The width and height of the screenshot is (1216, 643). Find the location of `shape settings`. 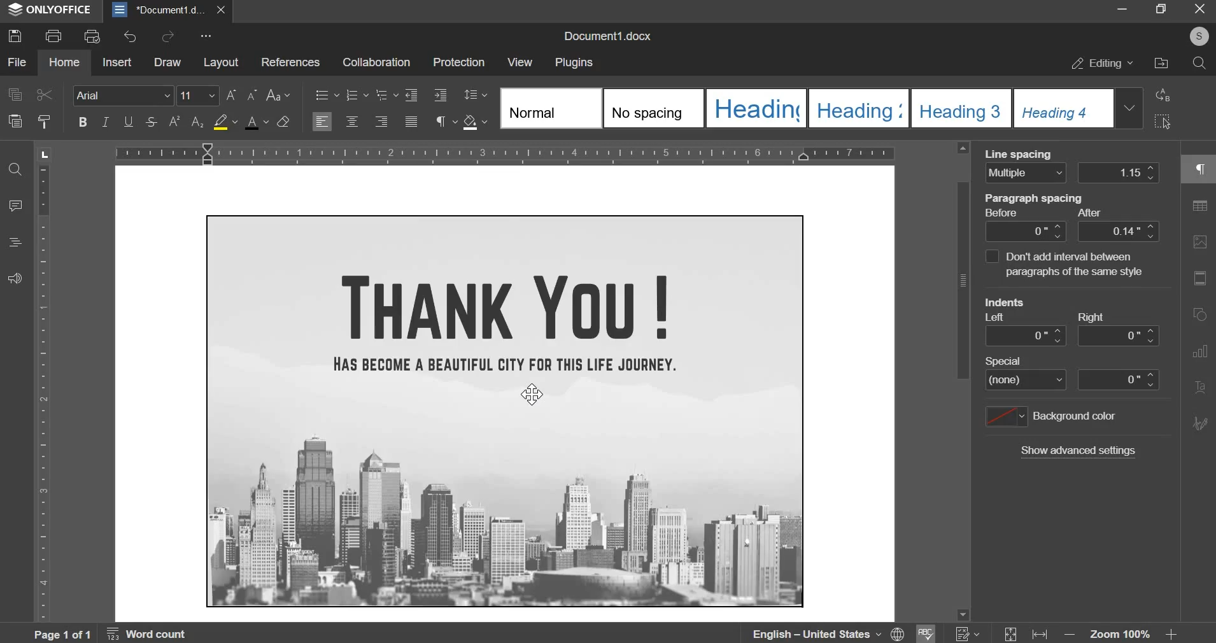

shape settings is located at coordinates (1203, 314).